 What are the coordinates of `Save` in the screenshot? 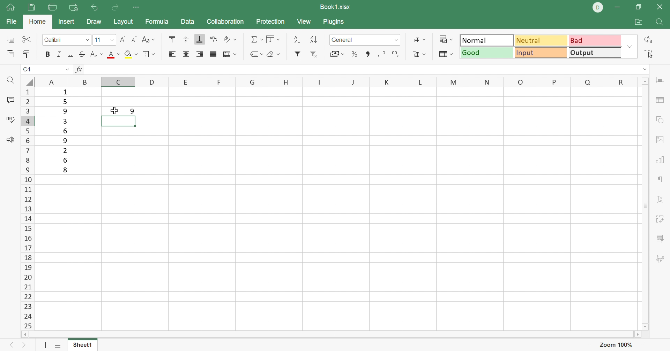 It's located at (33, 8).